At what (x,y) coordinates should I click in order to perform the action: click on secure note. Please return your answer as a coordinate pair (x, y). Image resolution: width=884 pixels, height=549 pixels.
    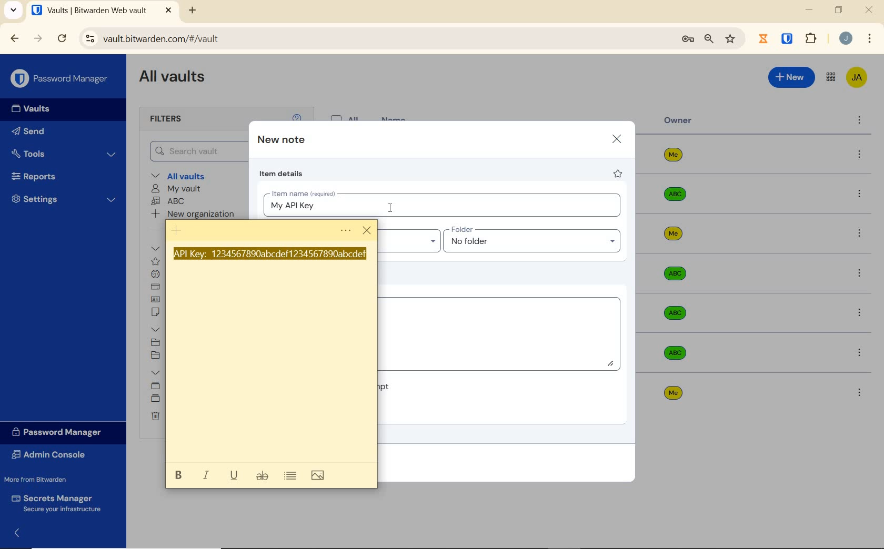
    Looking at the image, I should click on (158, 313).